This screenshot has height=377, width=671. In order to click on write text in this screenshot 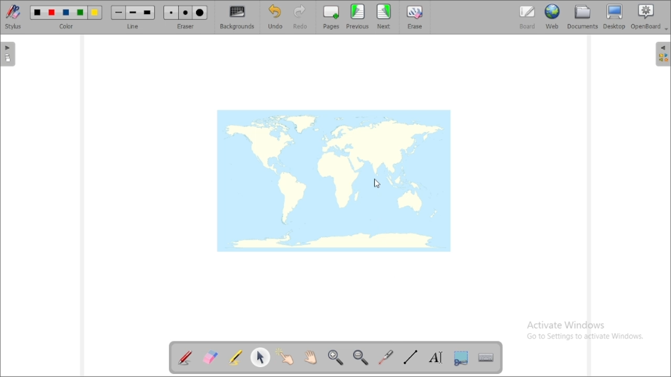, I will do `click(436, 358)`.